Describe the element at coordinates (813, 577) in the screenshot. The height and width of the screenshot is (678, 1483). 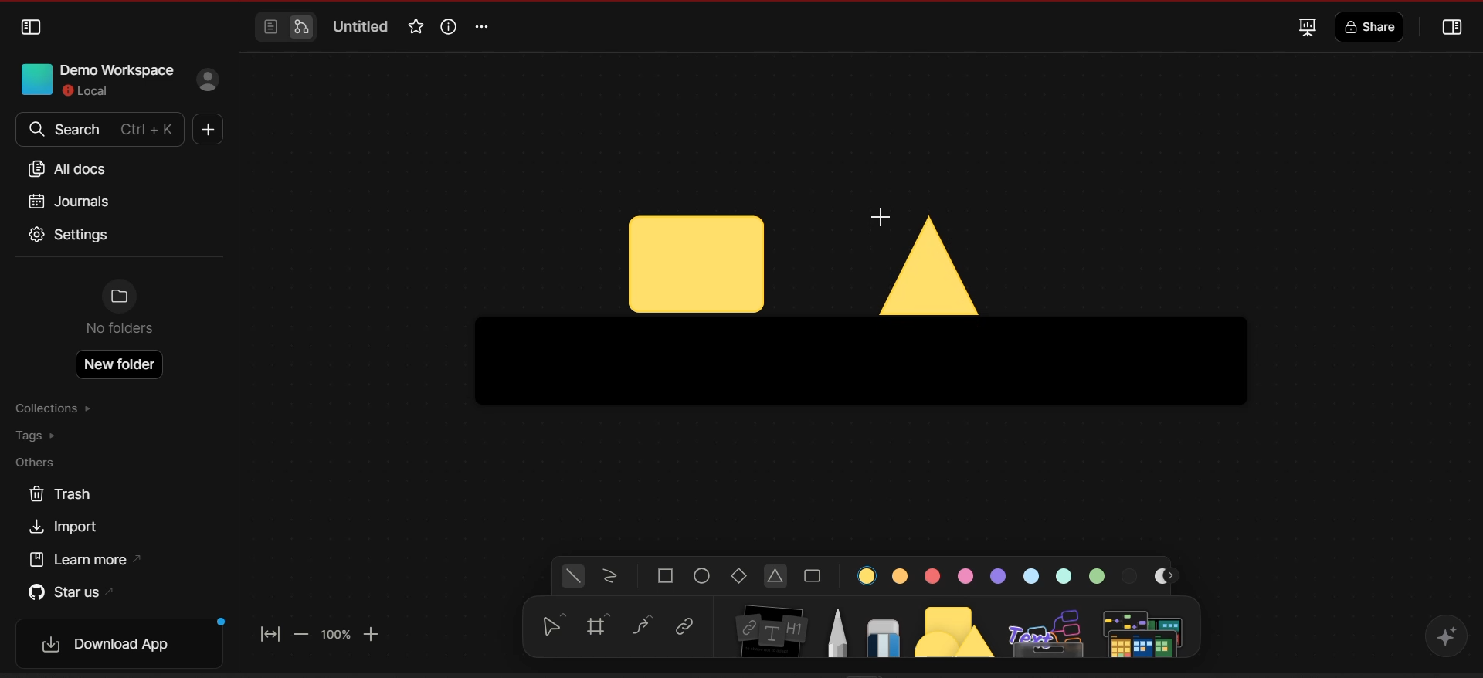
I see `rounded rectangle` at that location.